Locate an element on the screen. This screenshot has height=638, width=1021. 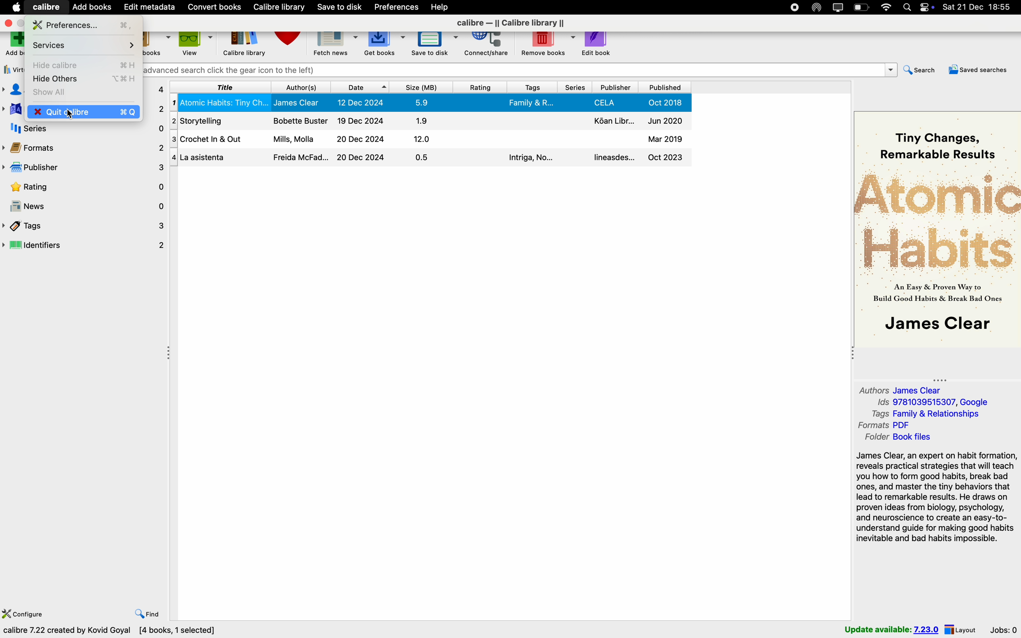
cursor is located at coordinates (65, 113).